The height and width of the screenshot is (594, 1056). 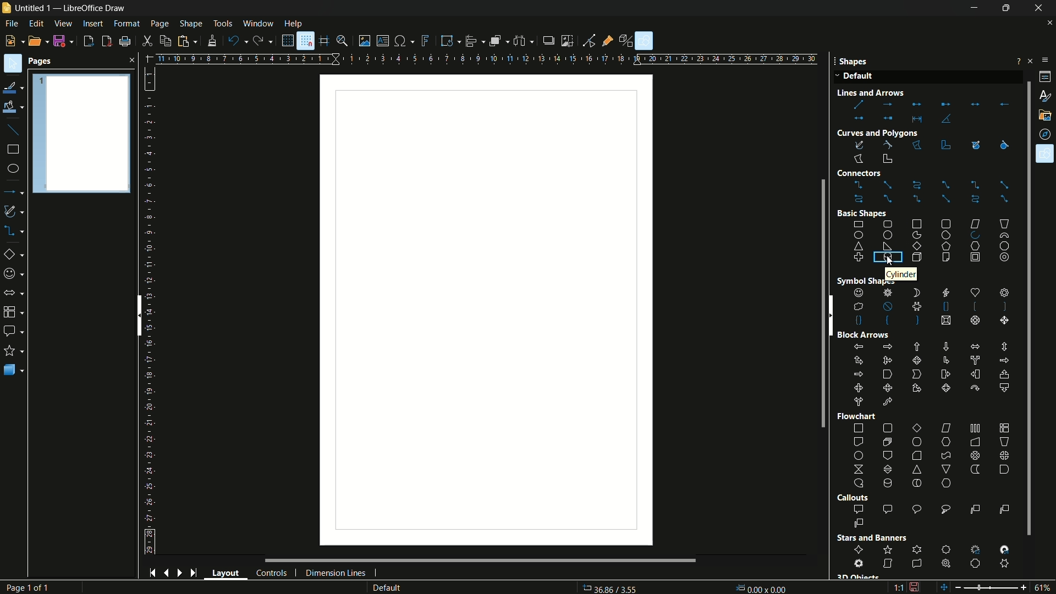 I want to click on block arrows, so click(x=15, y=293).